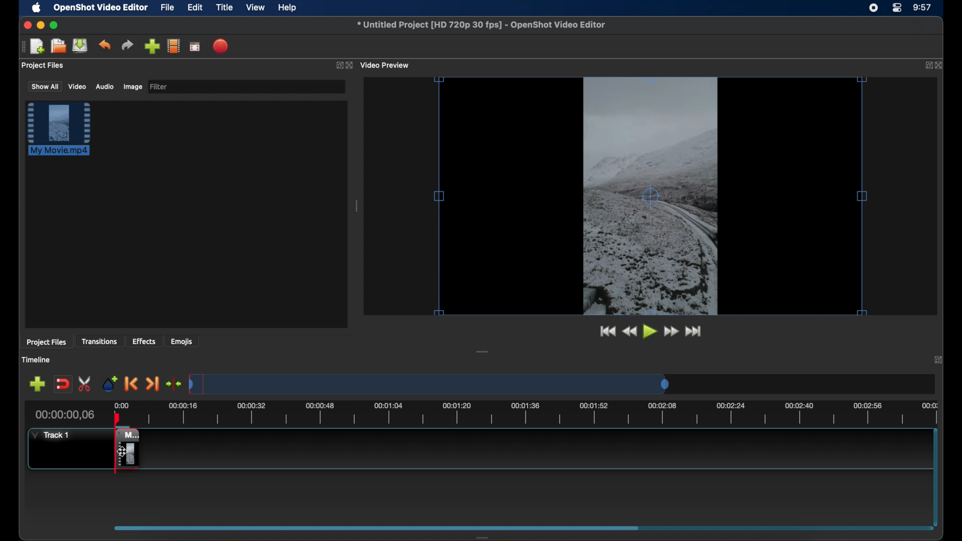  What do you see at coordinates (672, 332) in the screenshot?
I see `fast forward` at bounding box center [672, 332].